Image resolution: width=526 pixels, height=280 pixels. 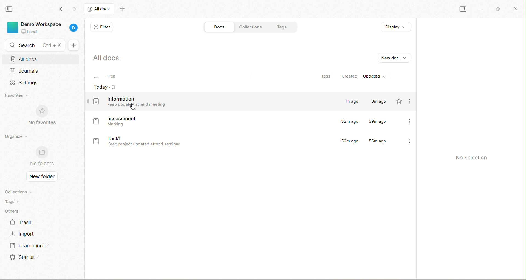 What do you see at coordinates (410, 122) in the screenshot?
I see `options` at bounding box center [410, 122].